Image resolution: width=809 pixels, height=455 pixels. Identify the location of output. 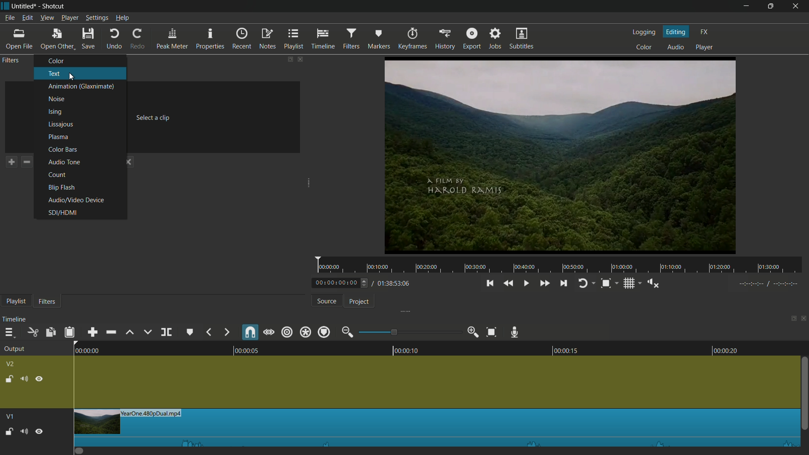
(13, 349).